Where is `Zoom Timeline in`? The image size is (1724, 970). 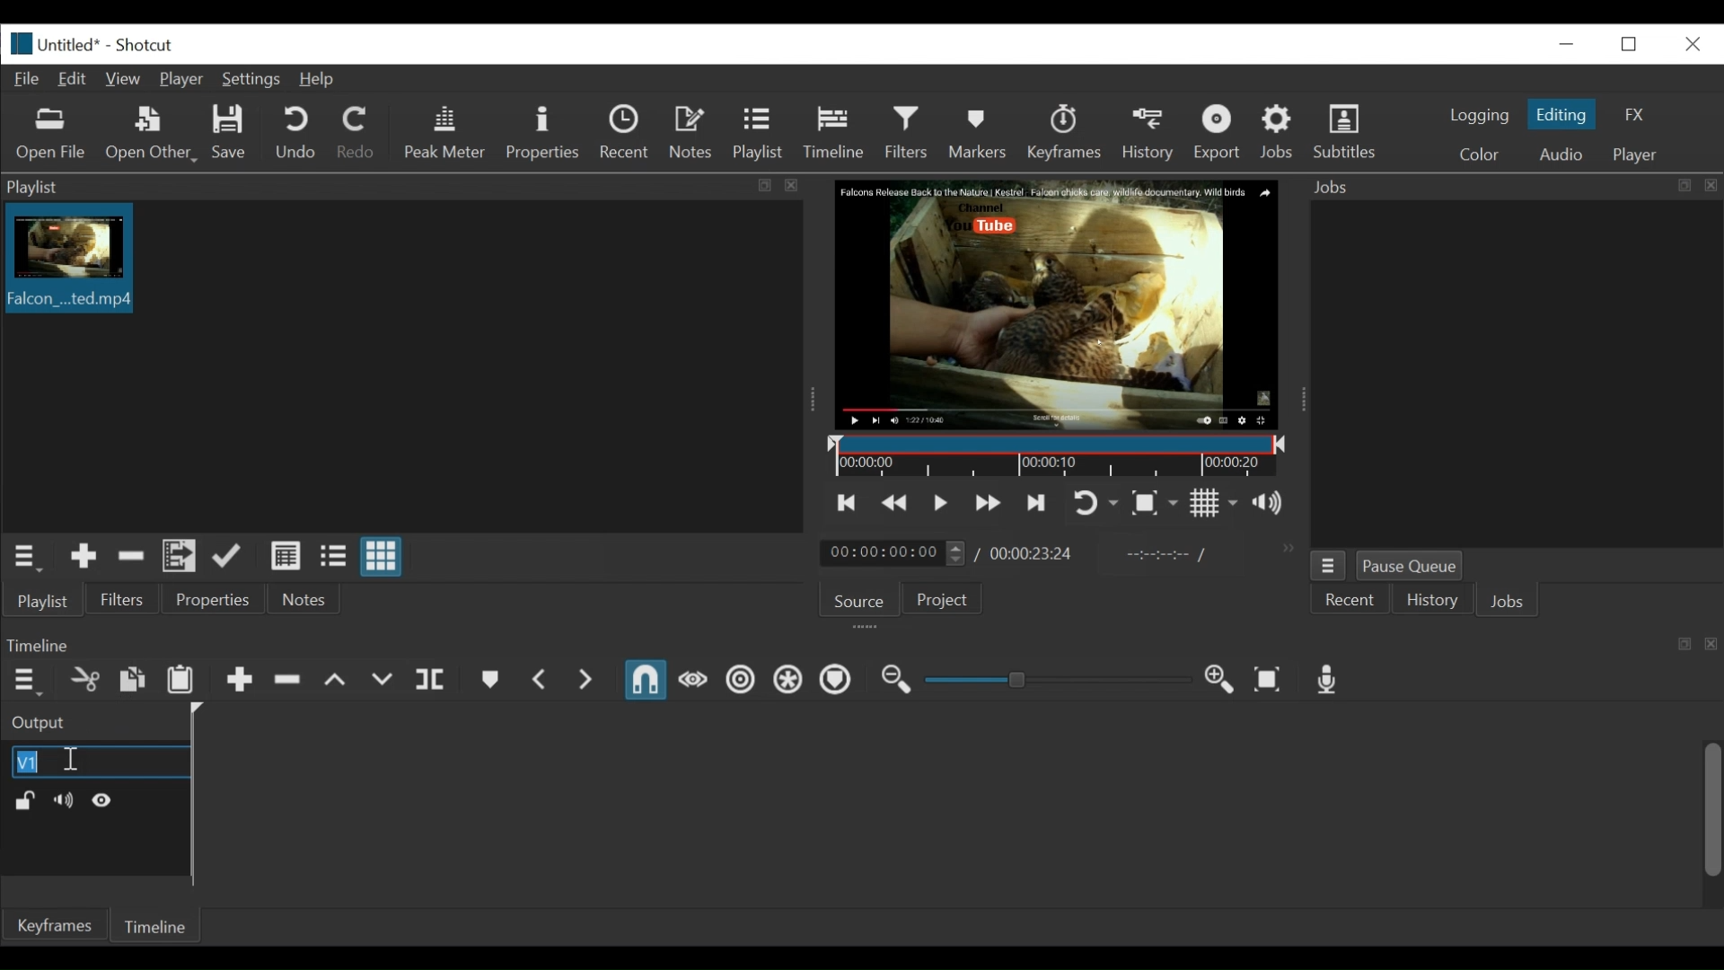 Zoom Timeline in is located at coordinates (1222, 681).